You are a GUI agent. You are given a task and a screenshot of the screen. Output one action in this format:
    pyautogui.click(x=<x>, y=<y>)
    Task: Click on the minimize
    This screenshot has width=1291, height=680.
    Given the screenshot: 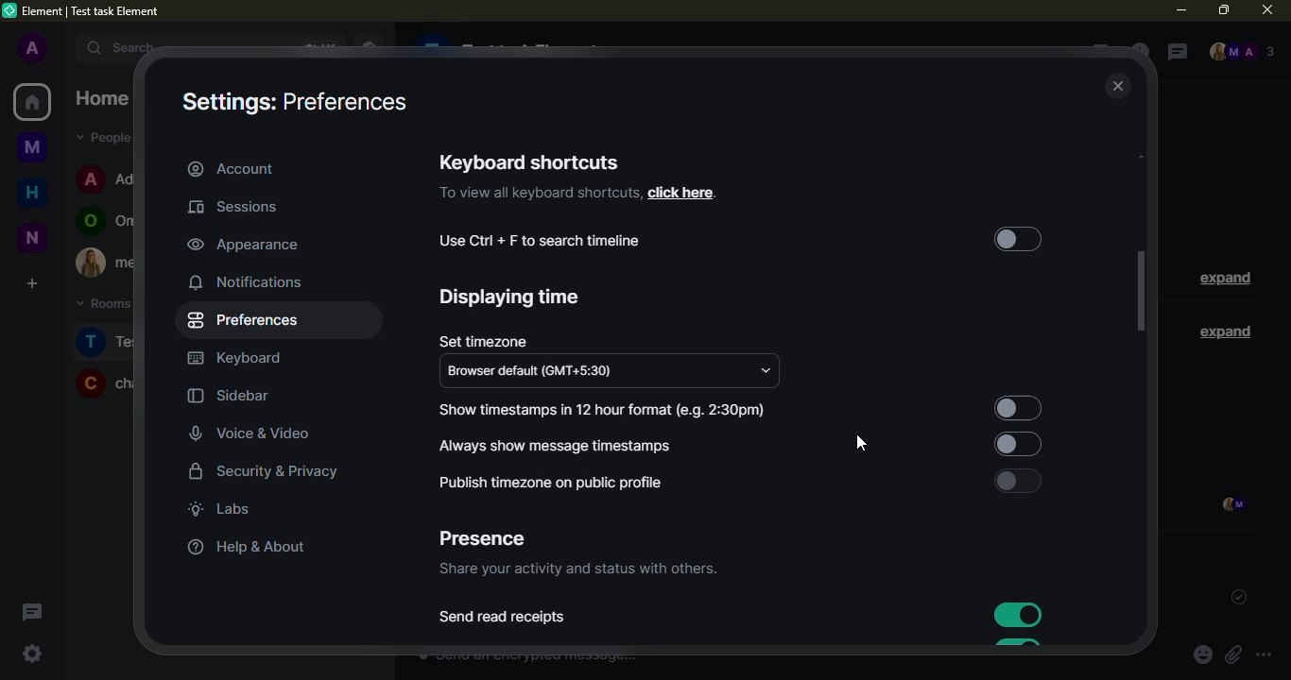 What is the action you would take?
    pyautogui.click(x=1180, y=10)
    